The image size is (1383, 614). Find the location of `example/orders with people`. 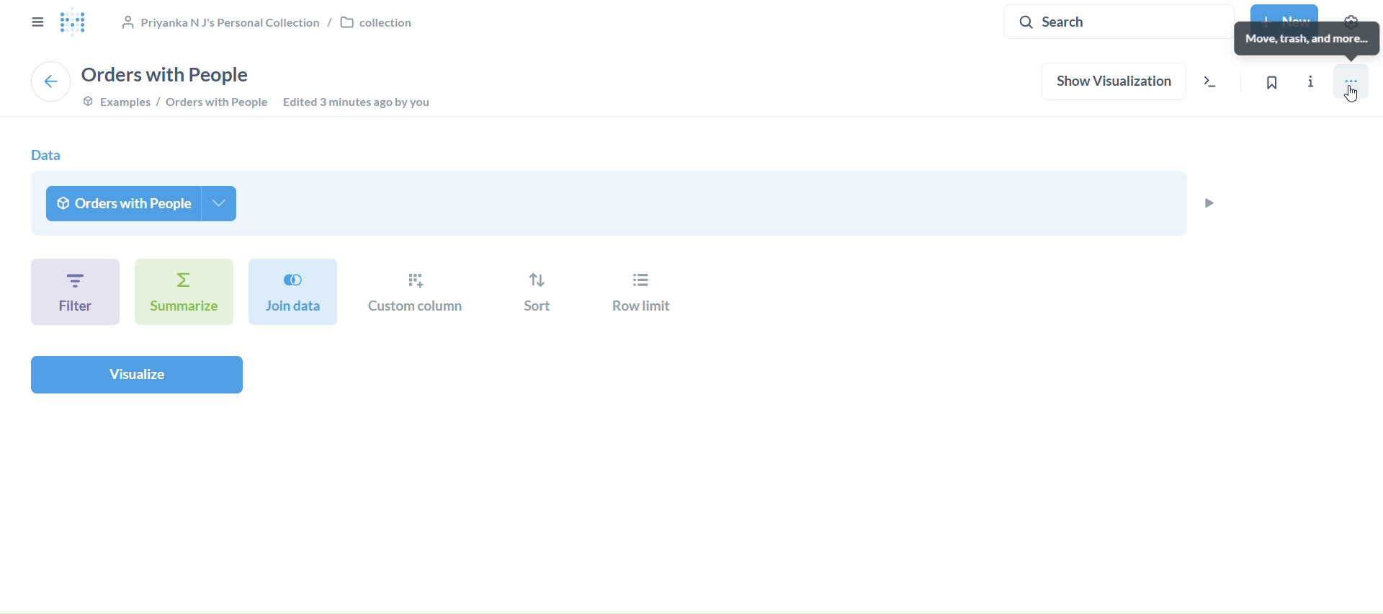

example/orders with people is located at coordinates (177, 102).